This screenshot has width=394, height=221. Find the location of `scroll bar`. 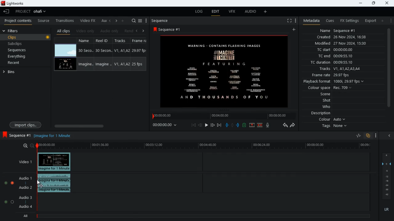

scroll bar is located at coordinates (99, 126).